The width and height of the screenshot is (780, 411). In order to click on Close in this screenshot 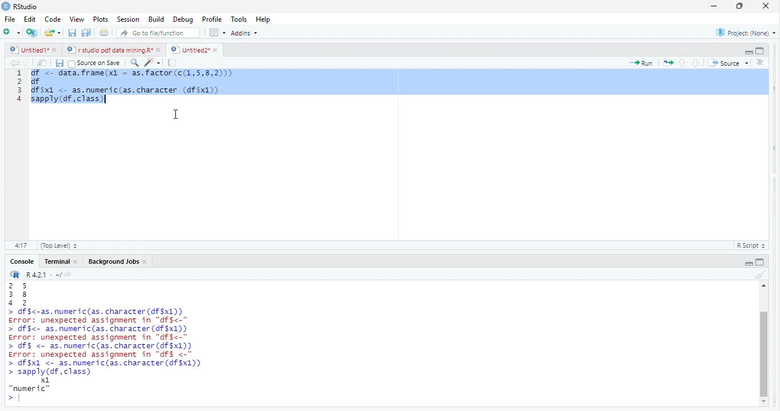, I will do `click(763, 6)`.